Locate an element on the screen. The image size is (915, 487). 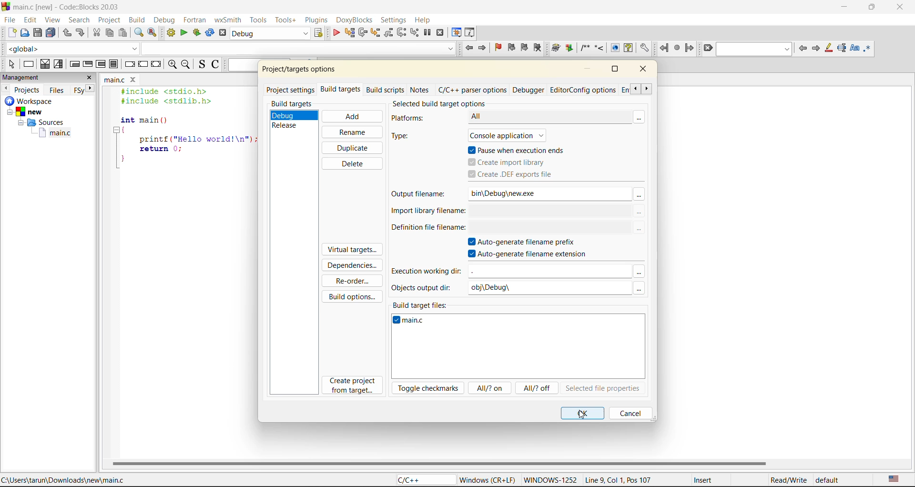
main.c is located at coordinates (114, 81).